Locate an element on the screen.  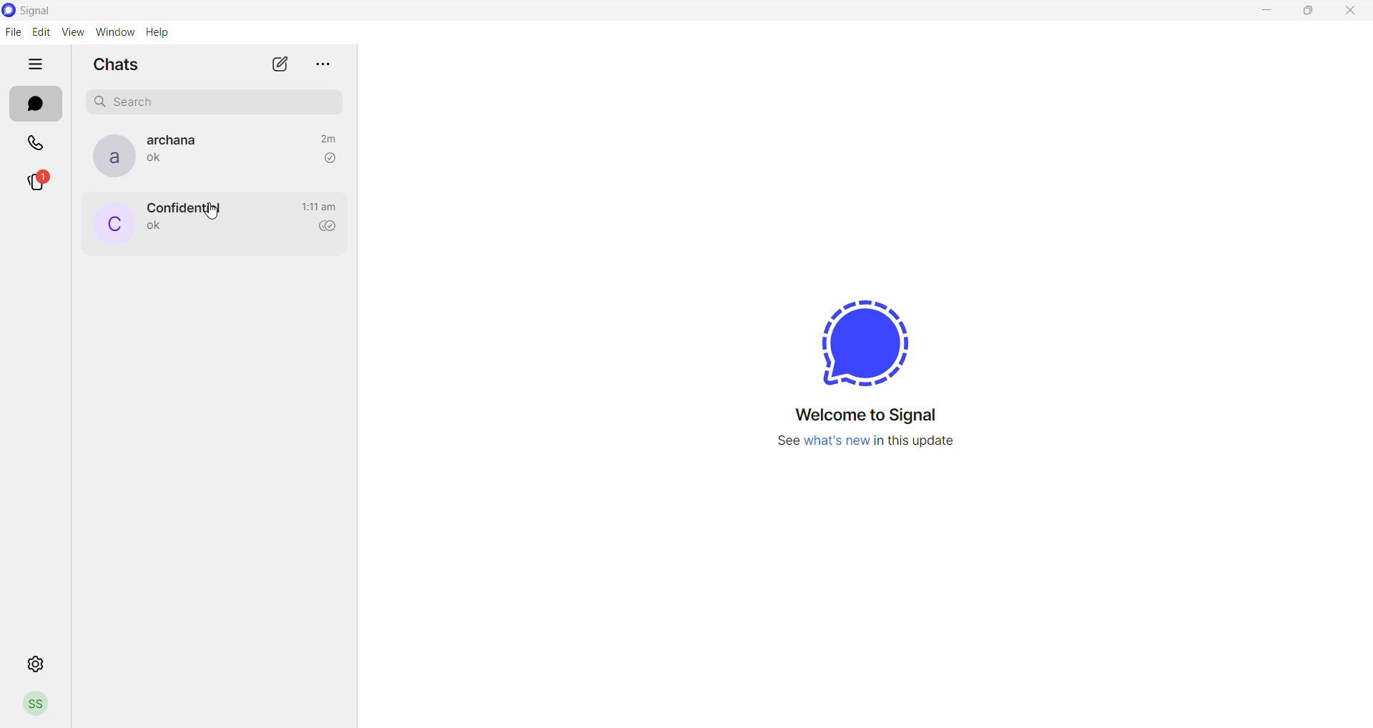
stories is located at coordinates (45, 182).